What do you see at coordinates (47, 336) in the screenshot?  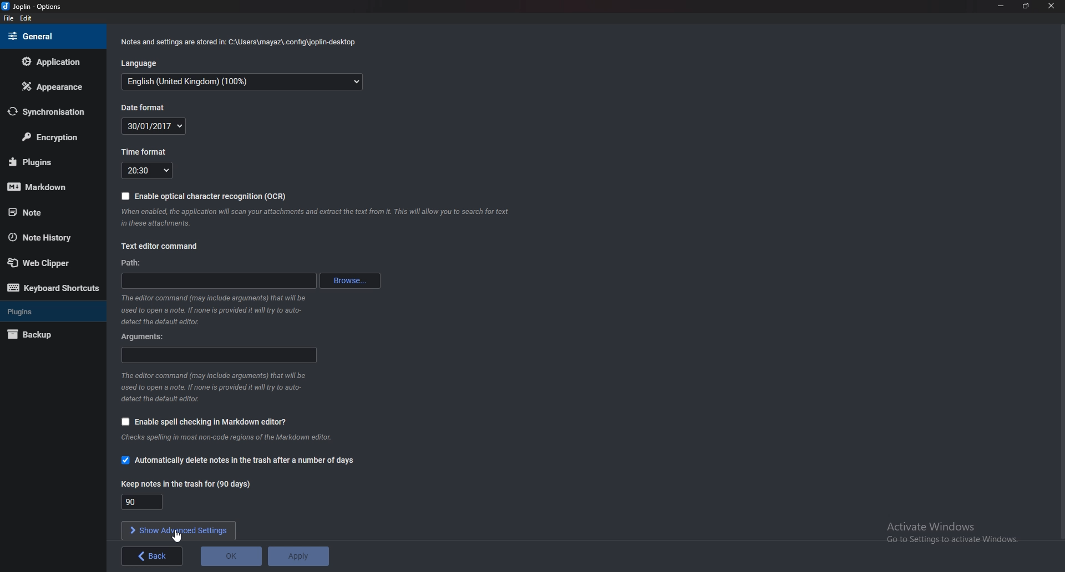 I see `Back up` at bounding box center [47, 336].